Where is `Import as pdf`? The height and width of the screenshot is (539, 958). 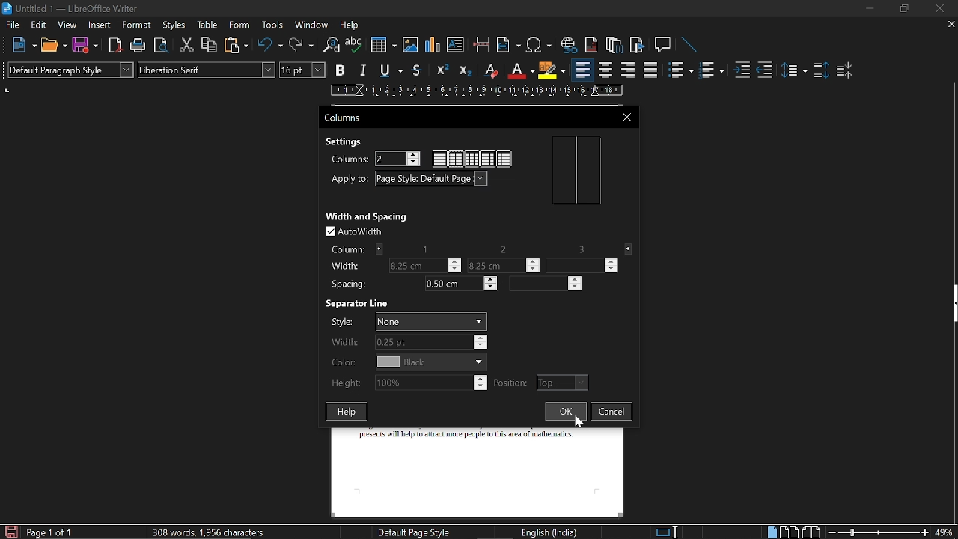
Import as pdf is located at coordinates (115, 46).